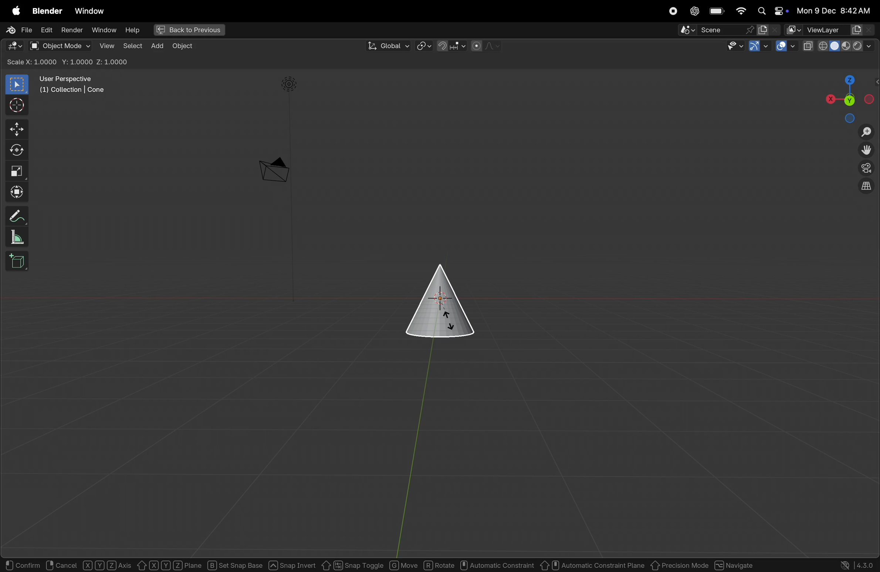 The height and width of the screenshot is (572, 880). Describe the element at coordinates (58, 565) in the screenshot. I see `rotate view` at that location.